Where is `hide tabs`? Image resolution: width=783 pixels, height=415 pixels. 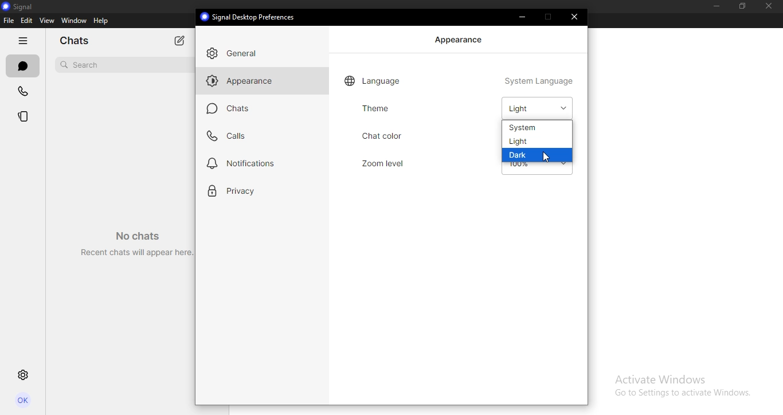
hide tabs is located at coordinates (23, 42).